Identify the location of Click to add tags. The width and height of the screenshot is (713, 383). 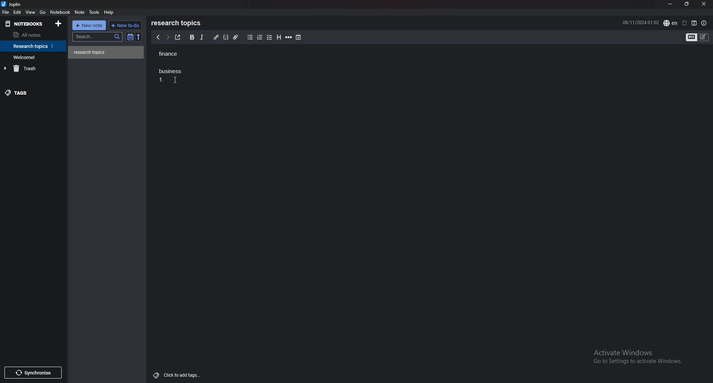
(175, 375).